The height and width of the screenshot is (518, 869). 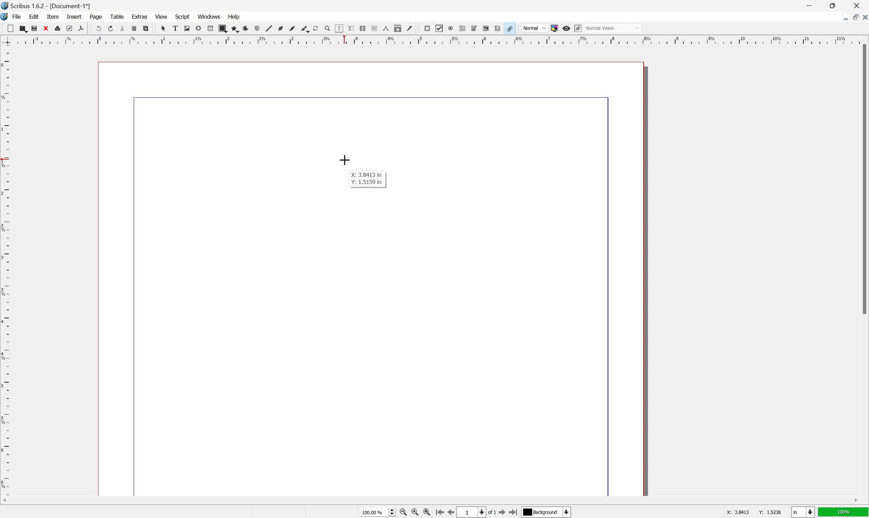 I want to click on link annotation, so click(x=509, y=28).